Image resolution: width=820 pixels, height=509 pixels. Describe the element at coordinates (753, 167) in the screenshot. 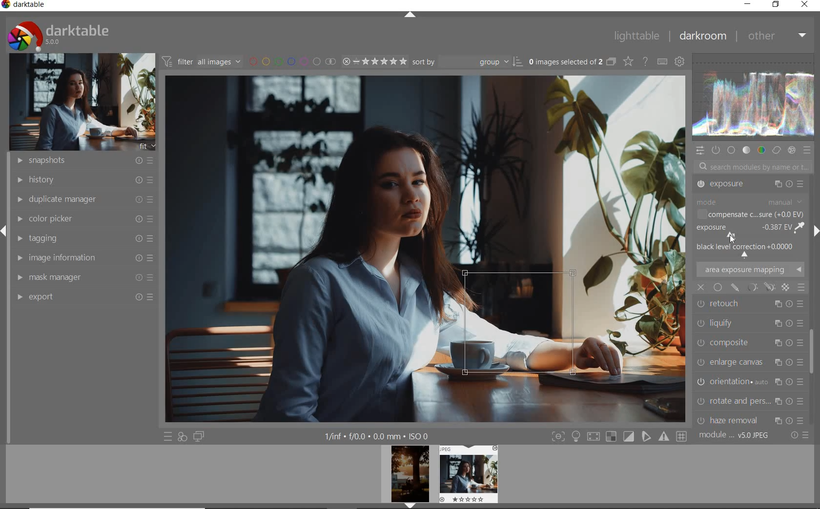

I see `SEARCH MODULES` at that location.